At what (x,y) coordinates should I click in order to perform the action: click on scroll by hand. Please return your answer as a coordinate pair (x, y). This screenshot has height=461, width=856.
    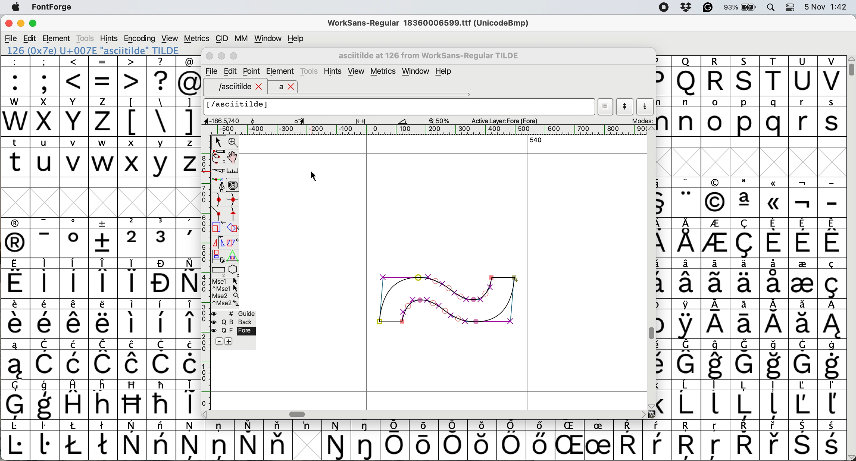
    Looking at the image, I should click on (233, 157).